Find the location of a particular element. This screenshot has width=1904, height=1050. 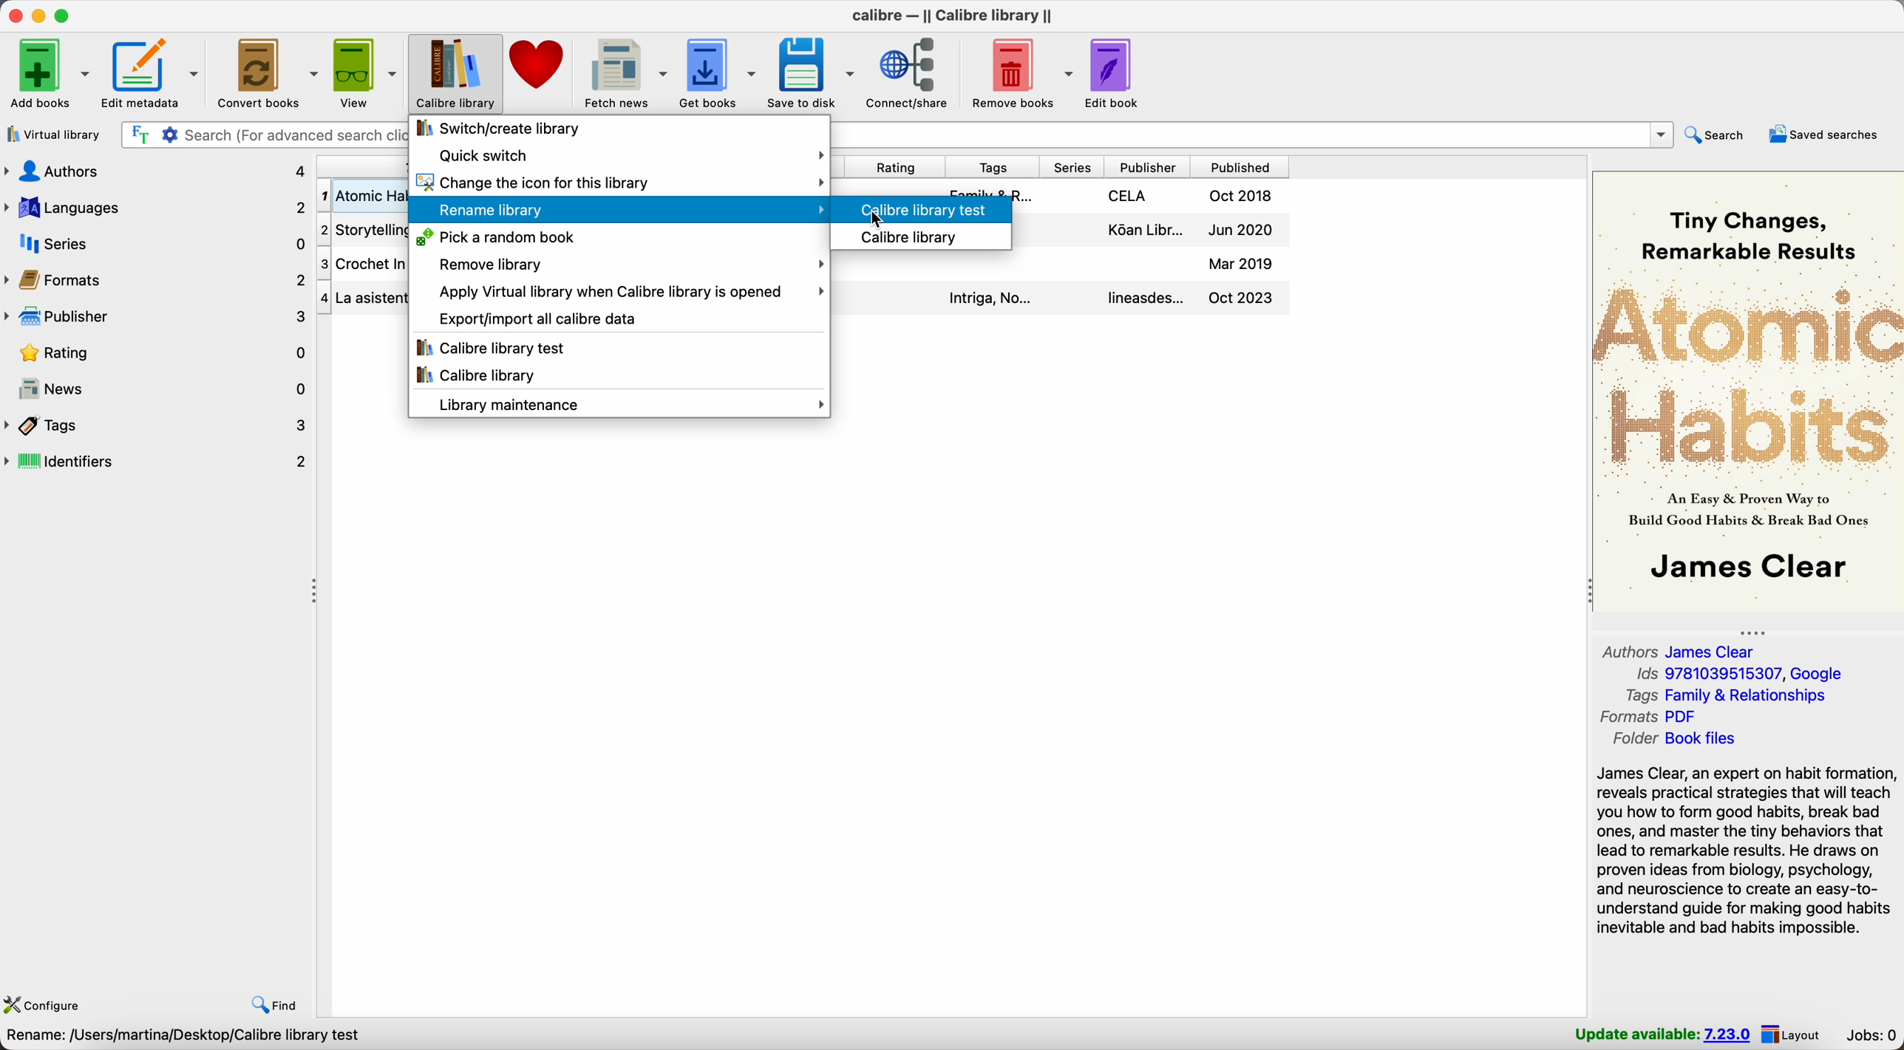

published is located at coordinates (1240, 168).